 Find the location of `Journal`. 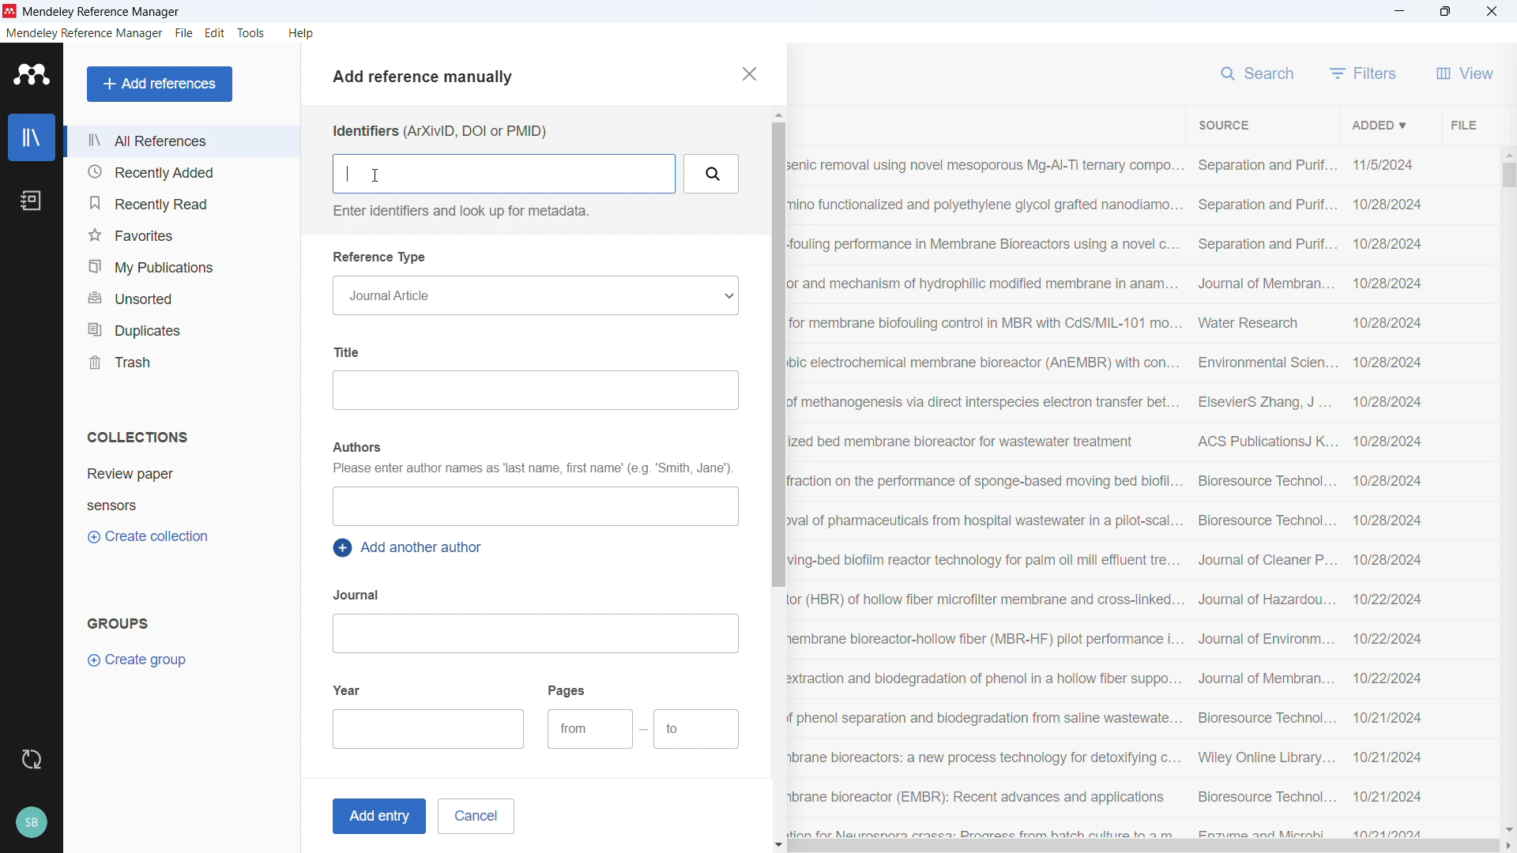

Journal is located at coordinates (358, 595).